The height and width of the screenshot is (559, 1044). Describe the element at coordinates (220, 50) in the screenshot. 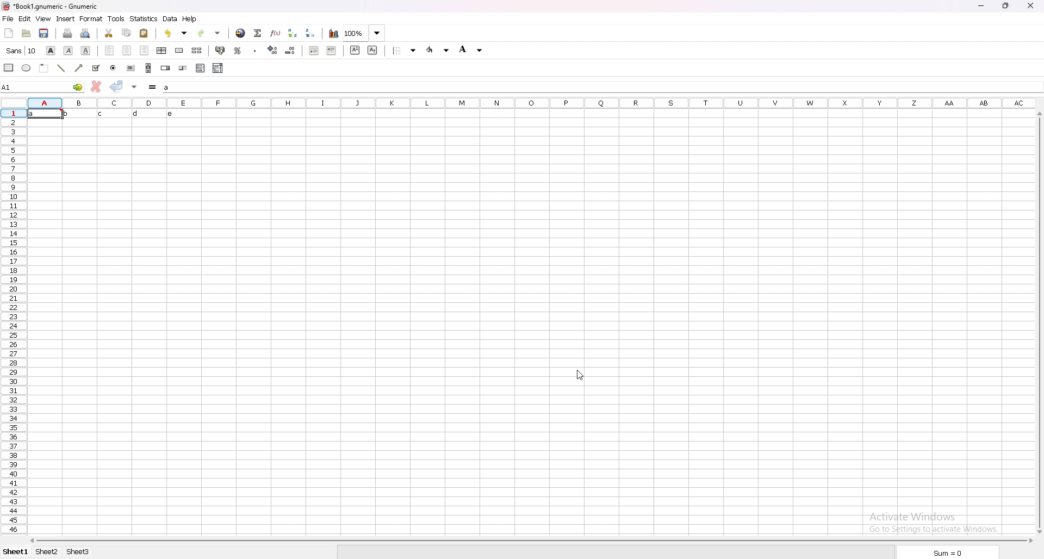

I see `accounting` at that location.